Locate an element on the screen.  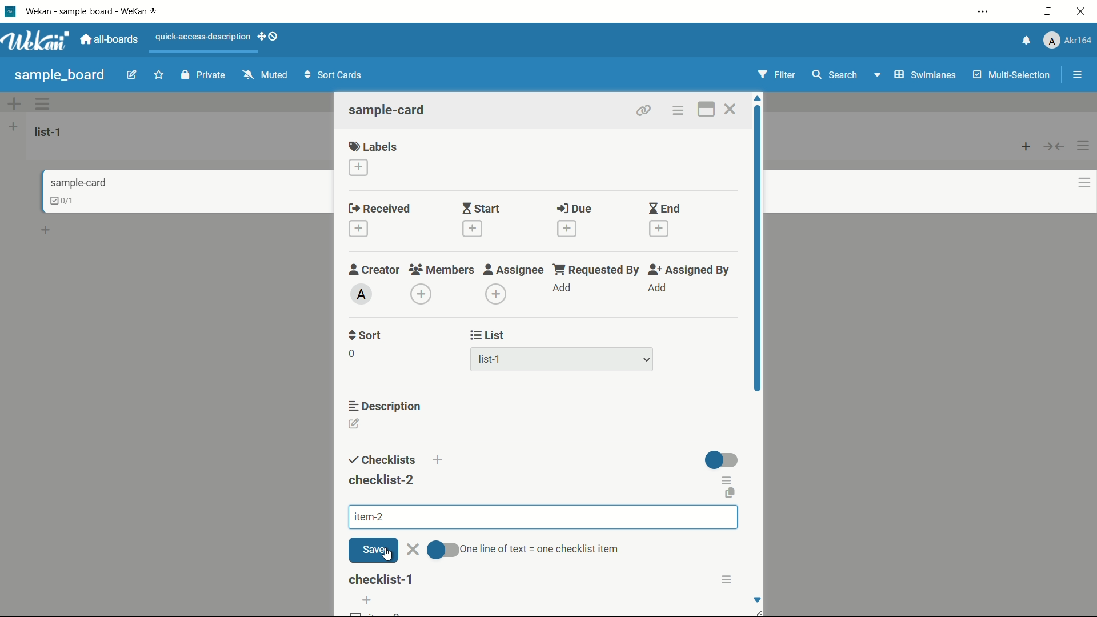
add date is located at coordinates (659, 229).